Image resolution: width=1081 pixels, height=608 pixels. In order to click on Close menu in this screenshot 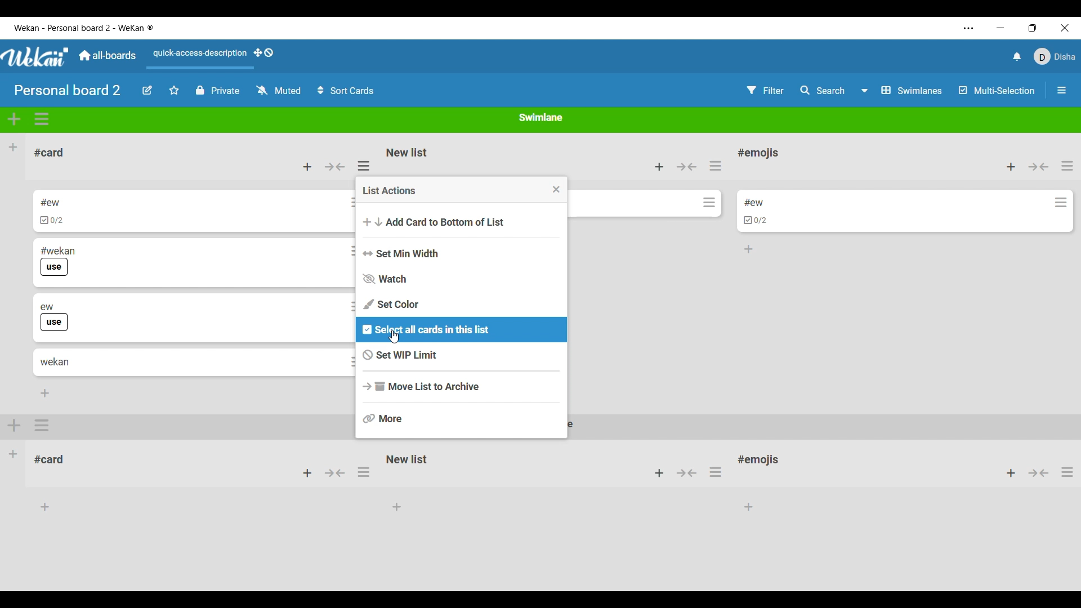, I will do `click(556, 189)`.